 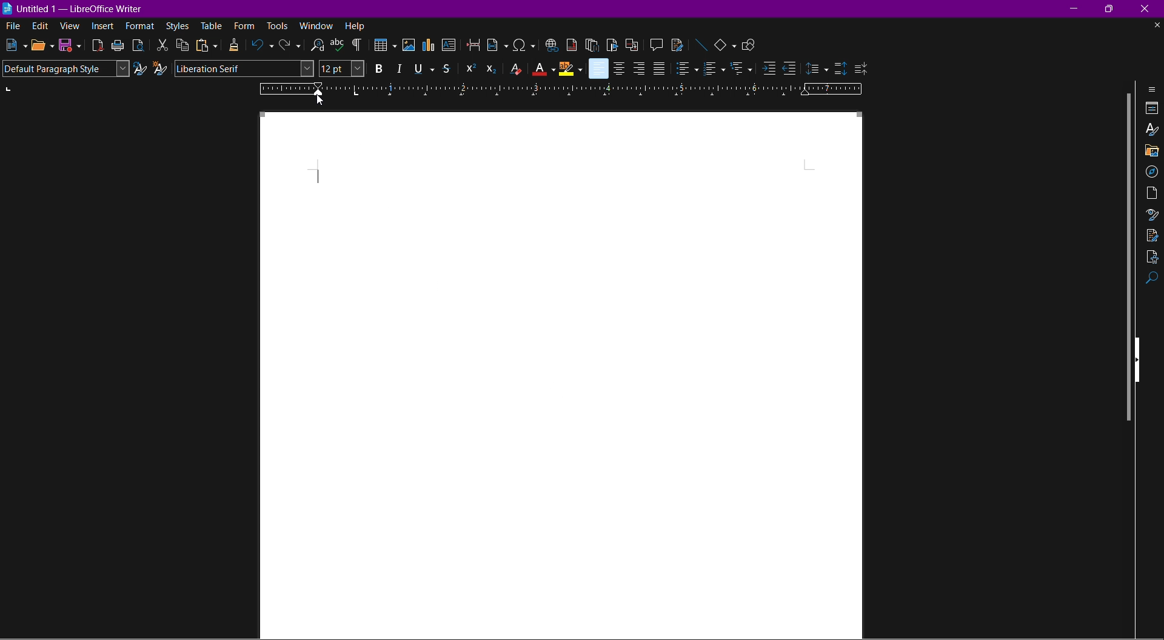 What do you see at coordinates (620, 68) in the screenshot?
I see `Align Center` at bounding box center [620, 68].